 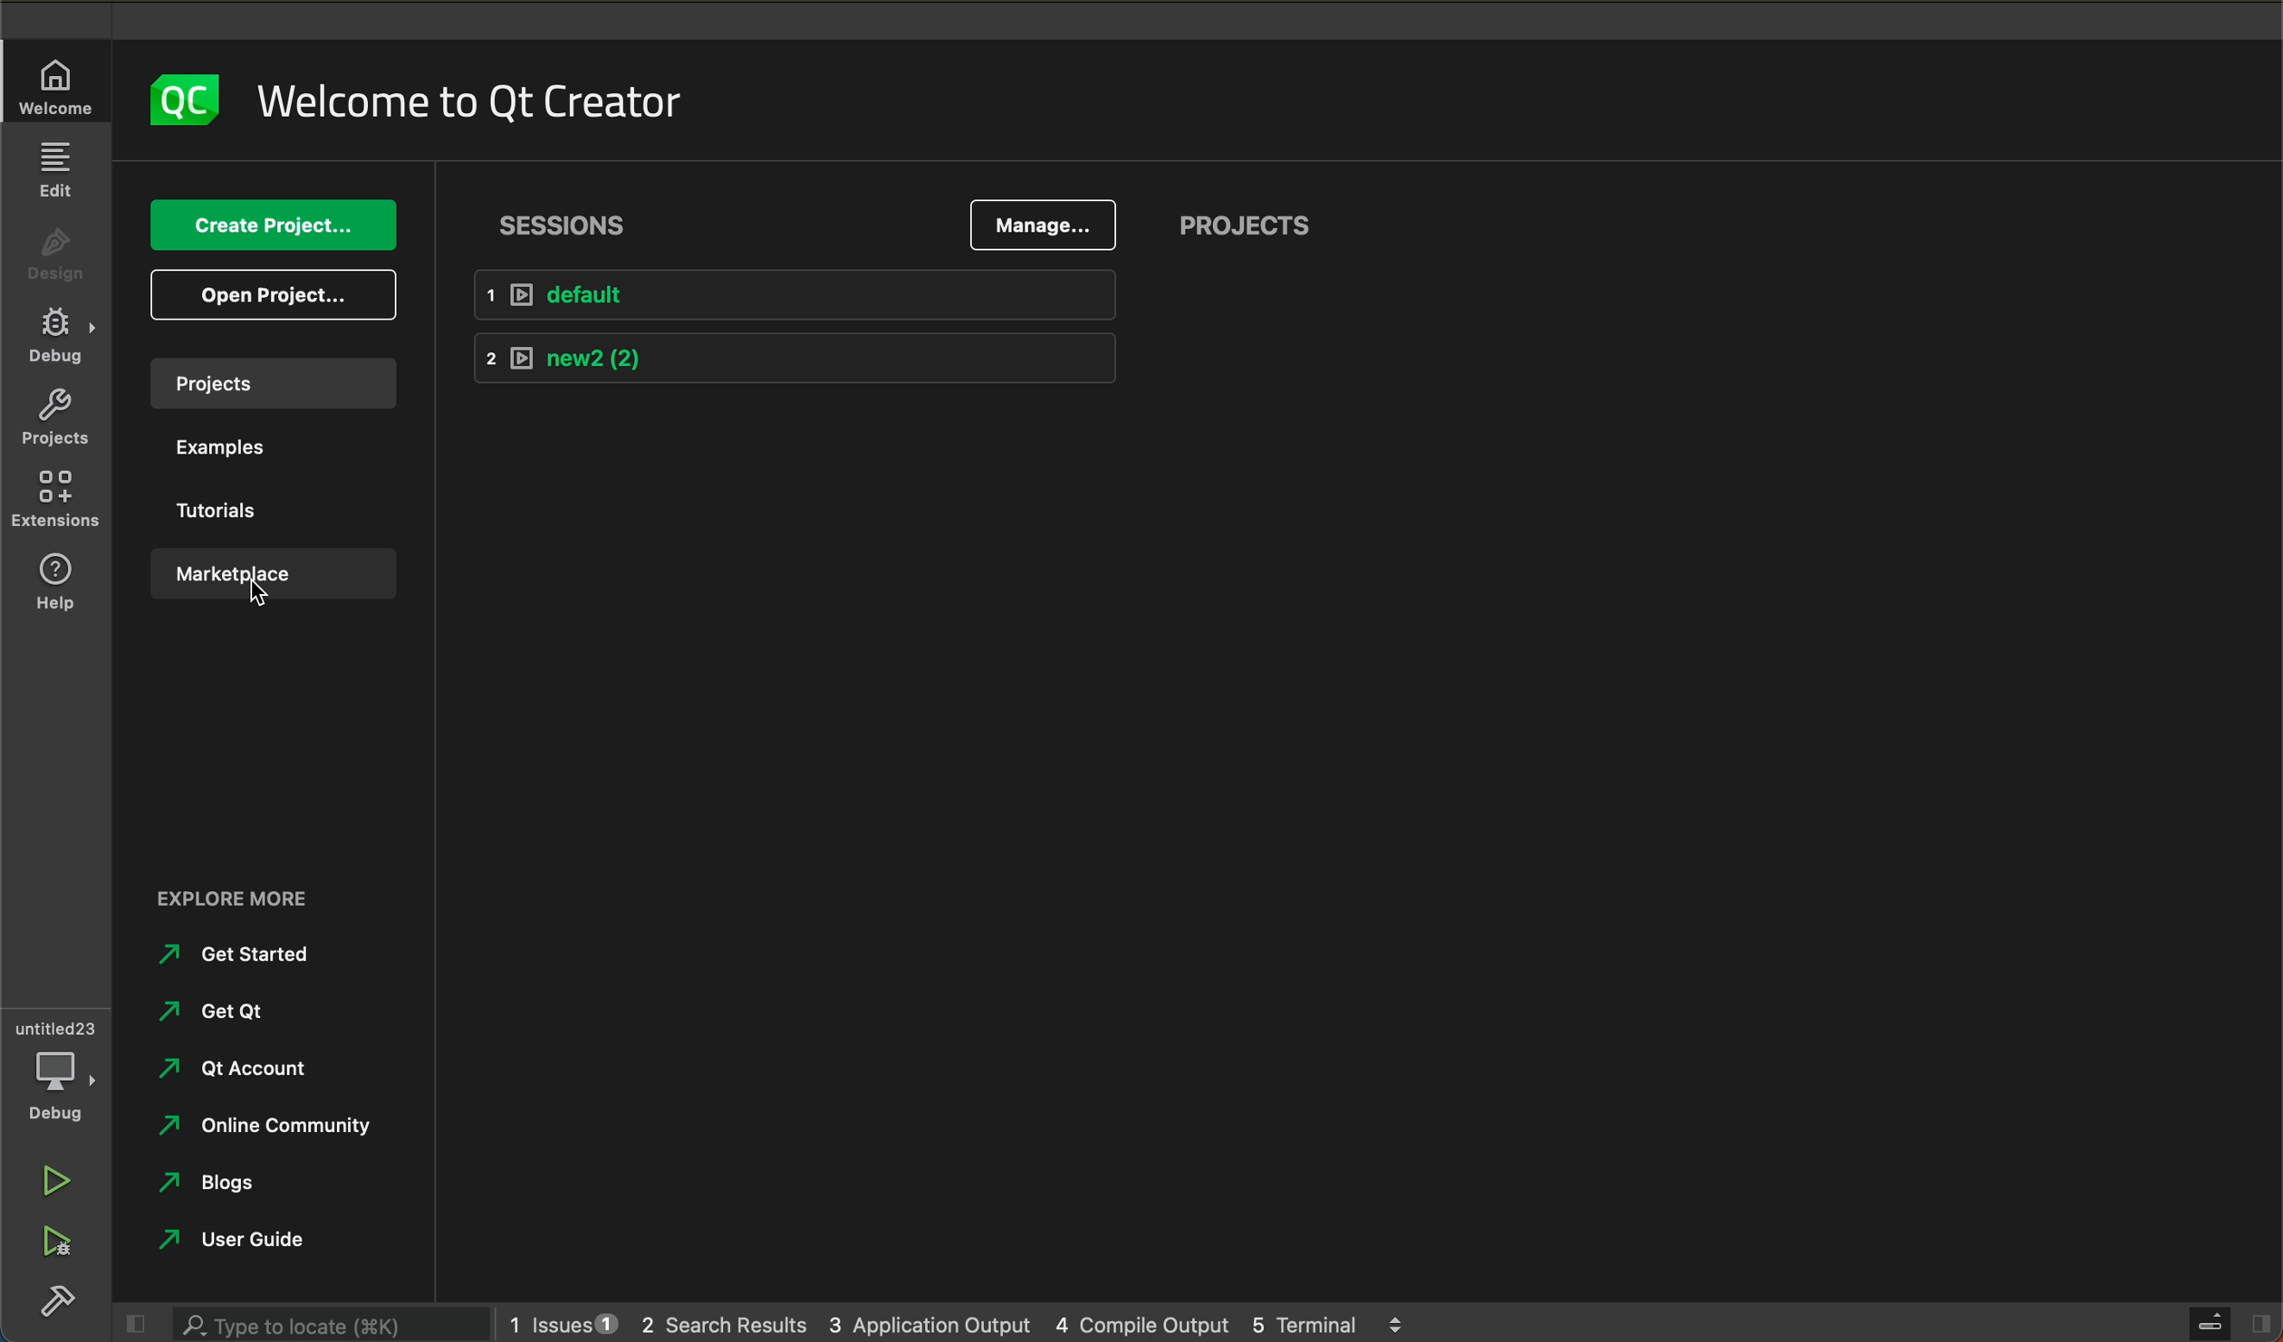 I want to click on , so click(x=243, y=954).